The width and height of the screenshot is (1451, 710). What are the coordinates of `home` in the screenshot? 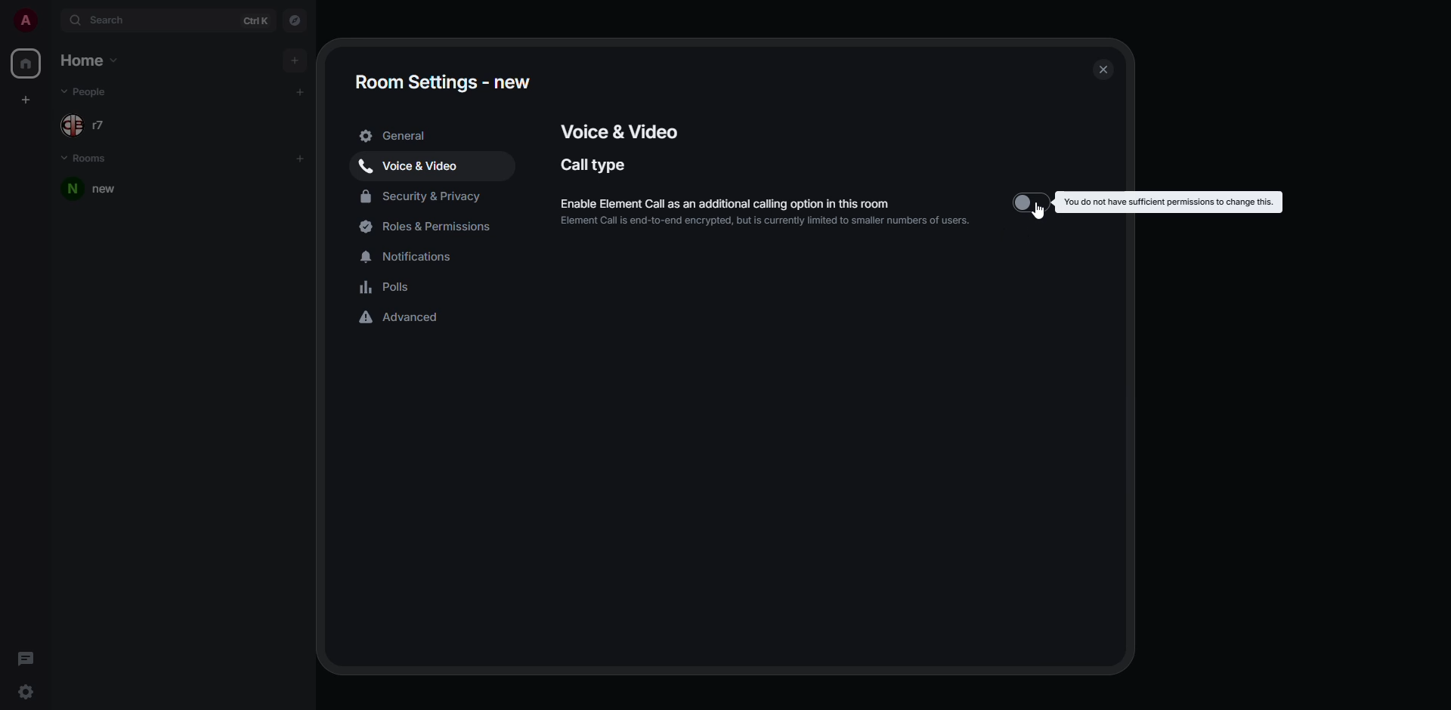 It's located at (91, 61).